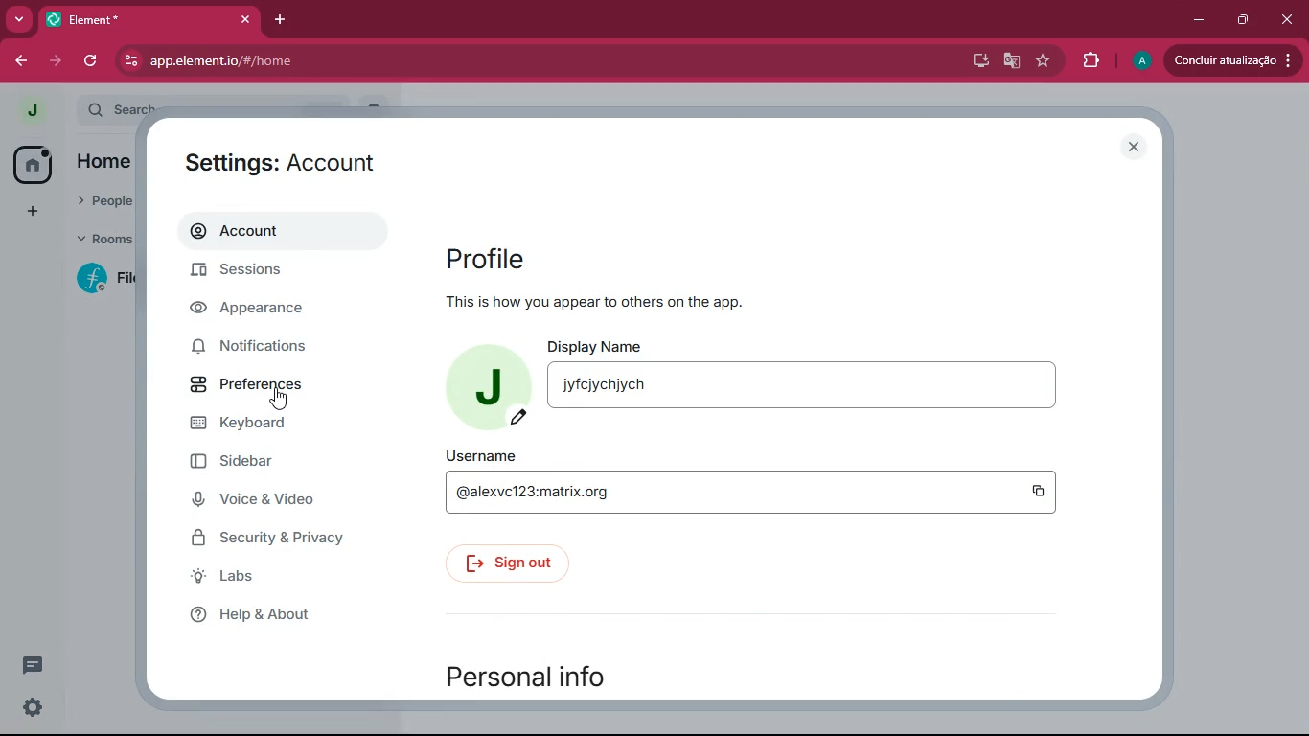 The width and height of the screenshot is (1309, 736). Describe the element at coordinates (511, 563) in the screenshot. I see `sign out` at that location.